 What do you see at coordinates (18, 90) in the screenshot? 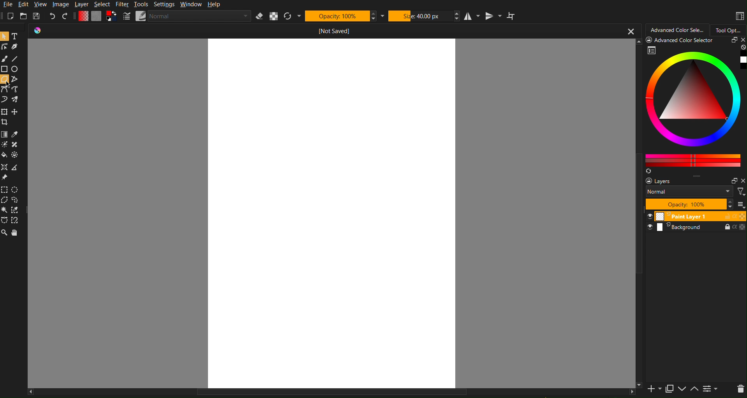
I see `freehand path tool` at bounding box center [18, 90].